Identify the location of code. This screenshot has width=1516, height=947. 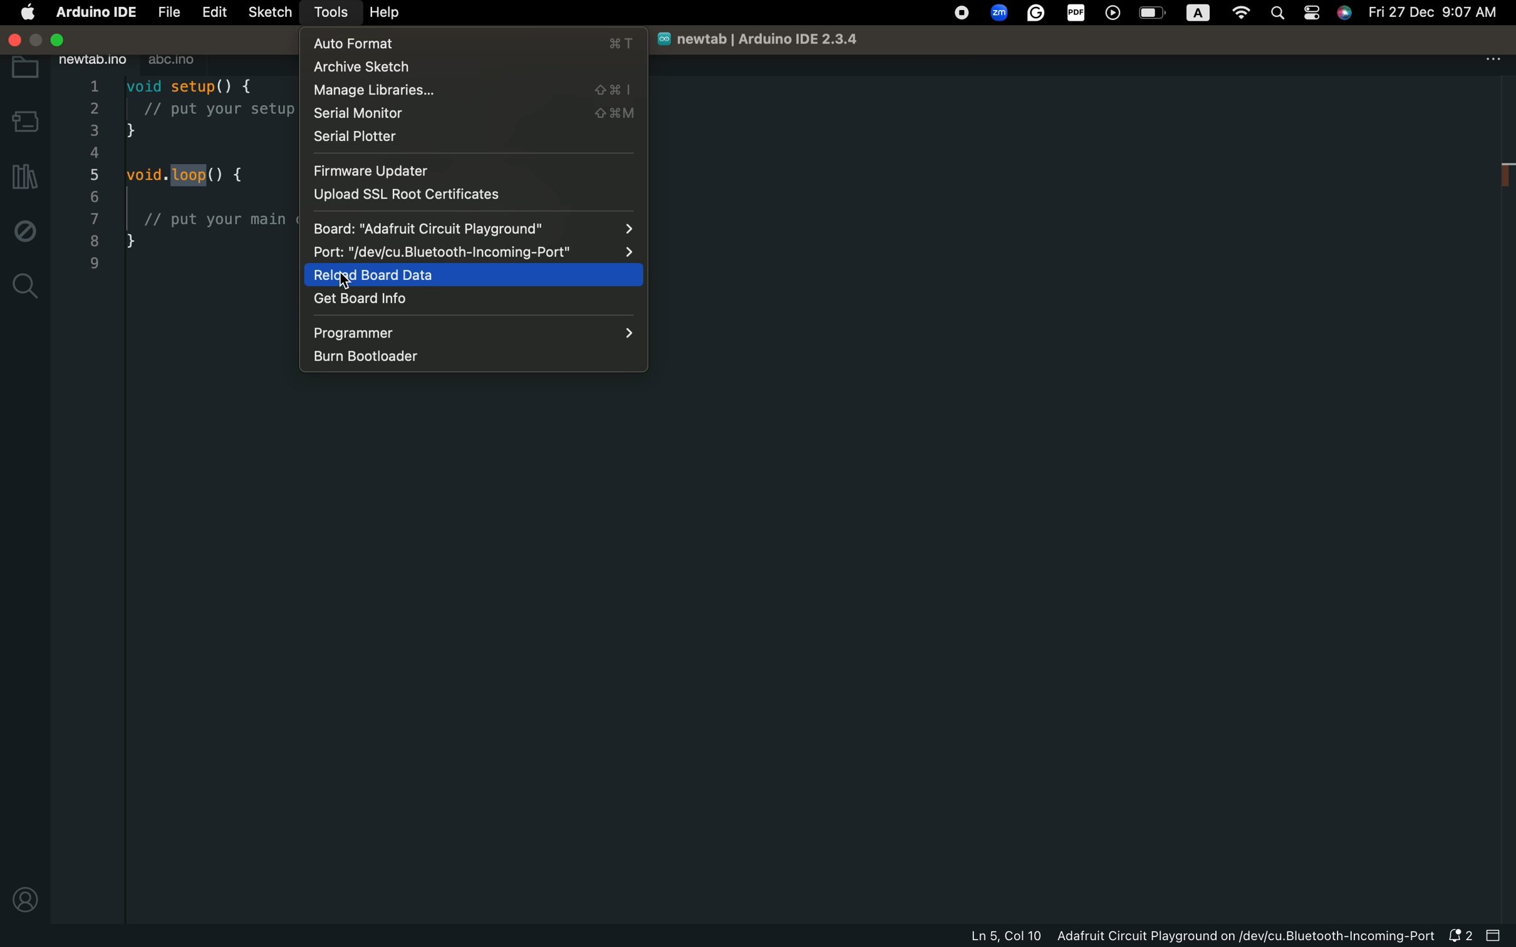
(210, 168).